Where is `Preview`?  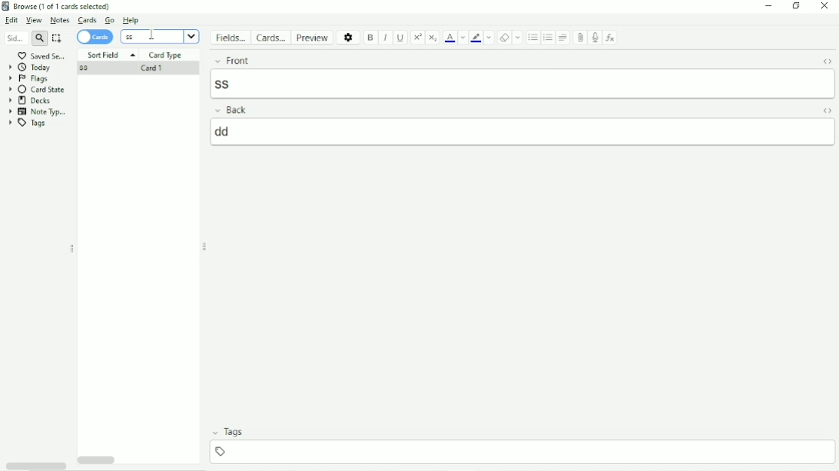 Preview is located at coordinates (314, 38).